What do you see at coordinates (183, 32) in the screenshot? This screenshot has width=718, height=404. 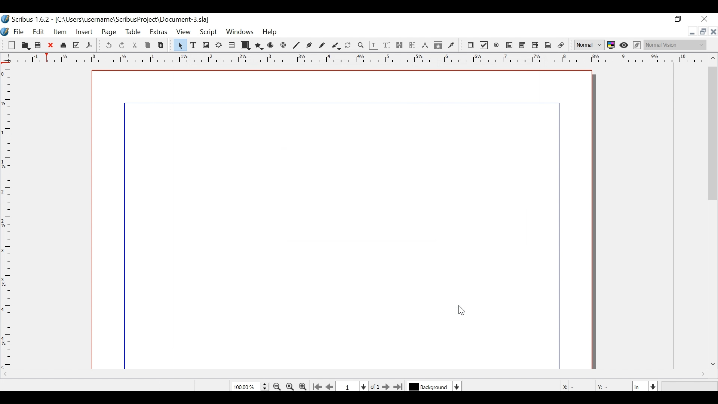 I see `View` at bounding box center [183, 32].